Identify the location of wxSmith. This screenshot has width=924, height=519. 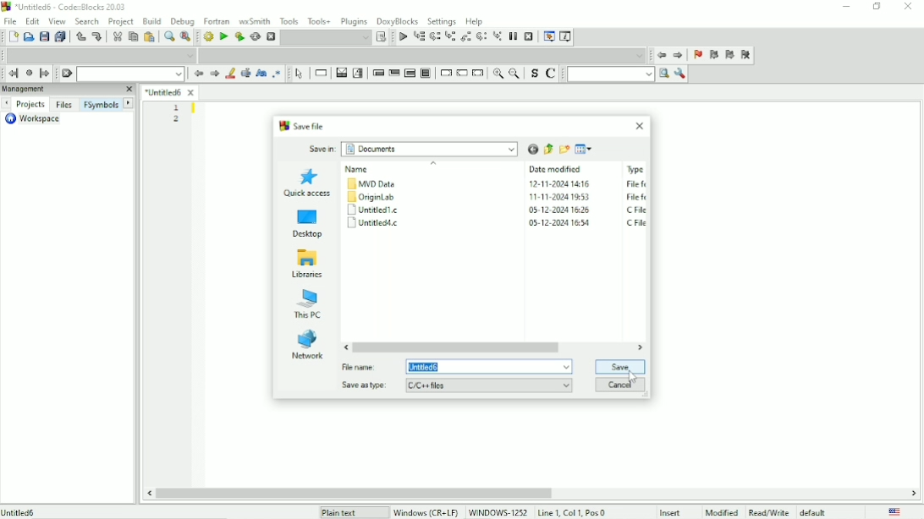
(253, 20).